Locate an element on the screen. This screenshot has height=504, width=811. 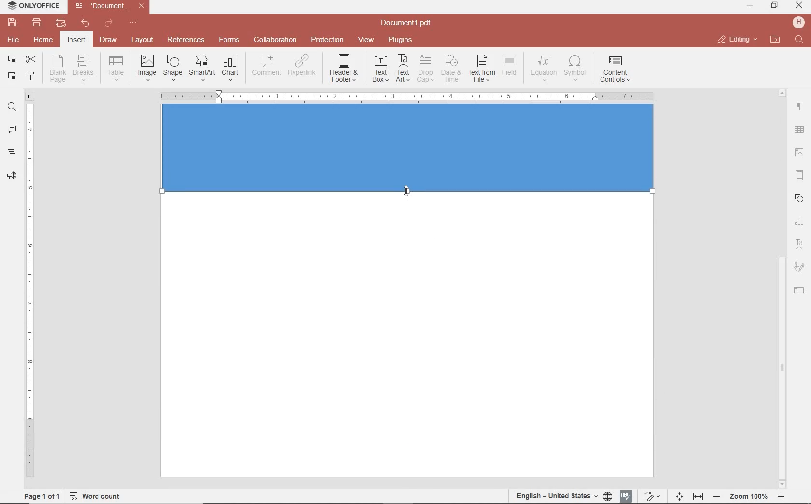
 is located at coordinates (782, 91).